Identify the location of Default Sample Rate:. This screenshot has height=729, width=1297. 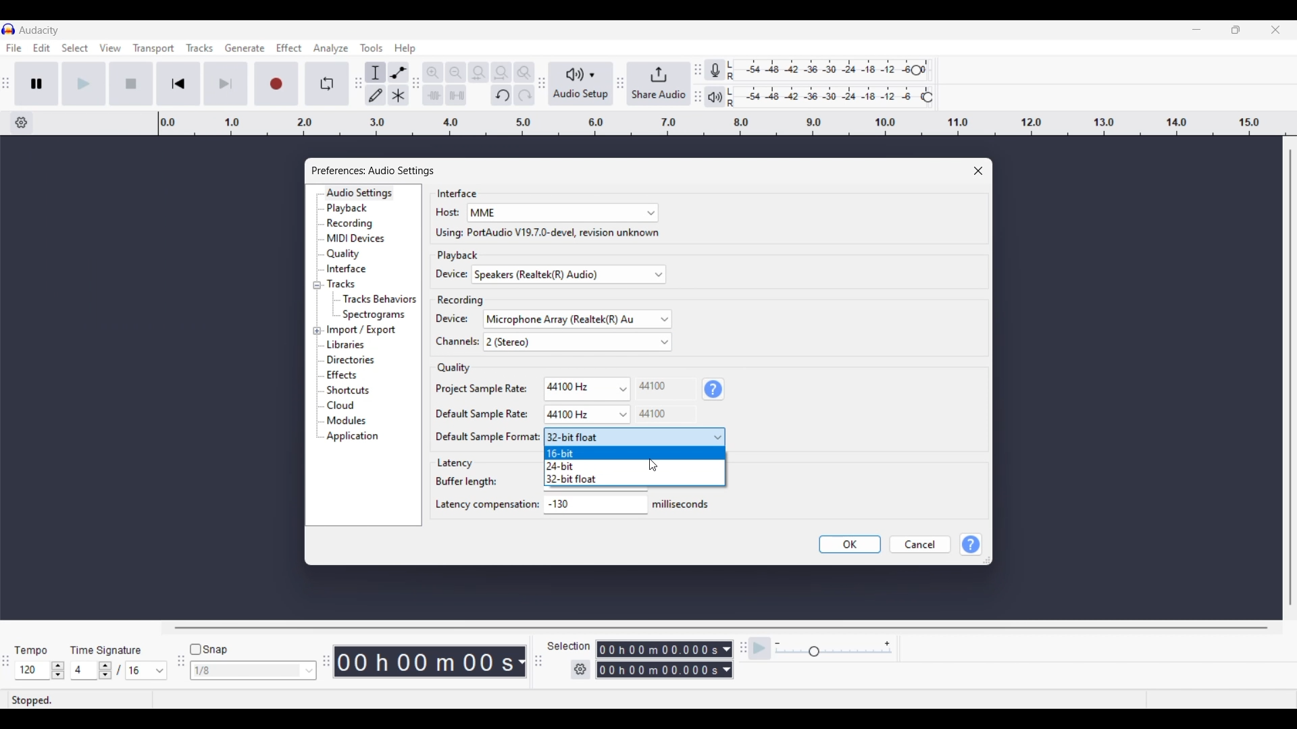
(474, 414).